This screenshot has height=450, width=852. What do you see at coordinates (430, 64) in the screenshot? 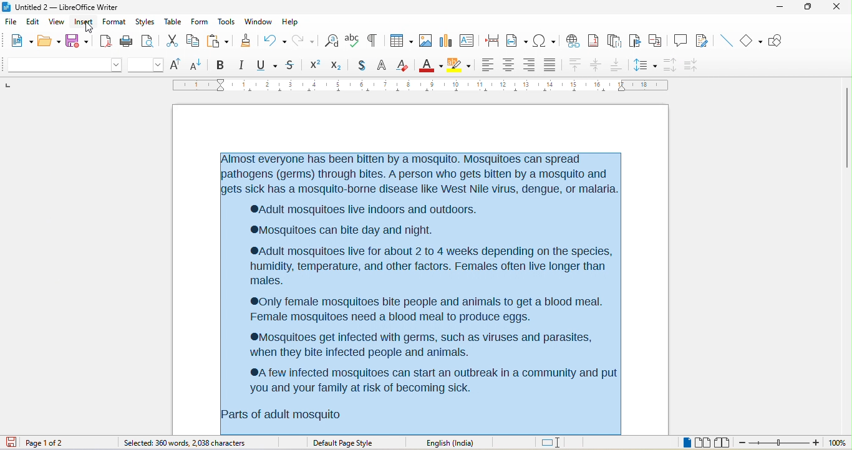
I see `font color` at bounding box center [430, 64].